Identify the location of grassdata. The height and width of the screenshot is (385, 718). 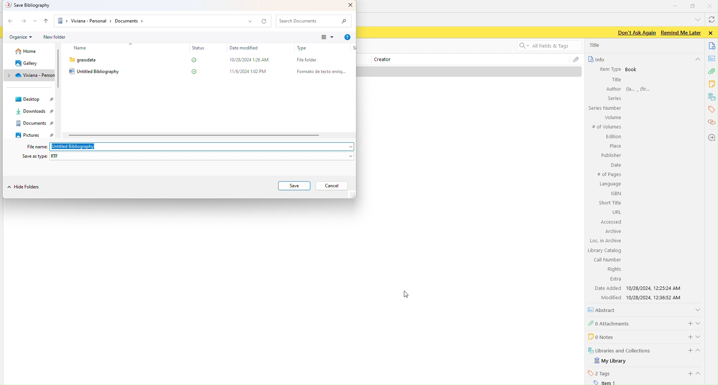
(82, 60).